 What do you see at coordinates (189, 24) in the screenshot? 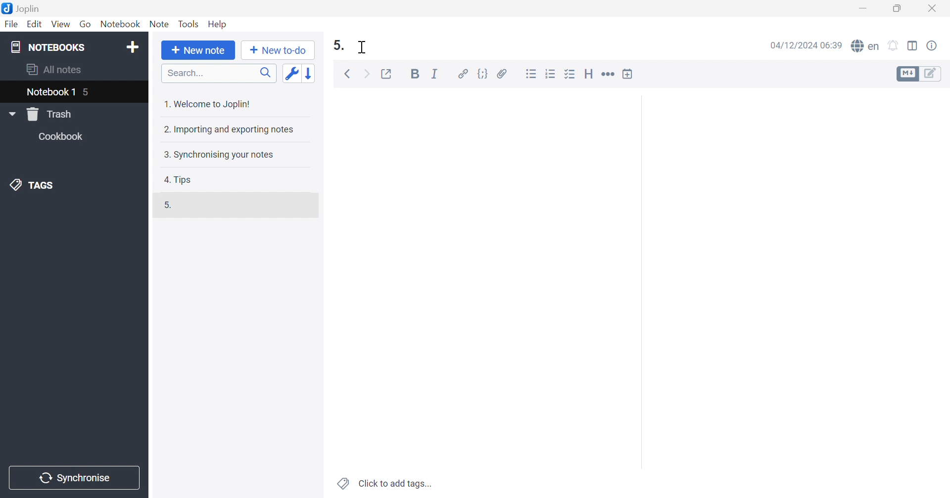
I see `Tools` at bounding box center [189, 24].